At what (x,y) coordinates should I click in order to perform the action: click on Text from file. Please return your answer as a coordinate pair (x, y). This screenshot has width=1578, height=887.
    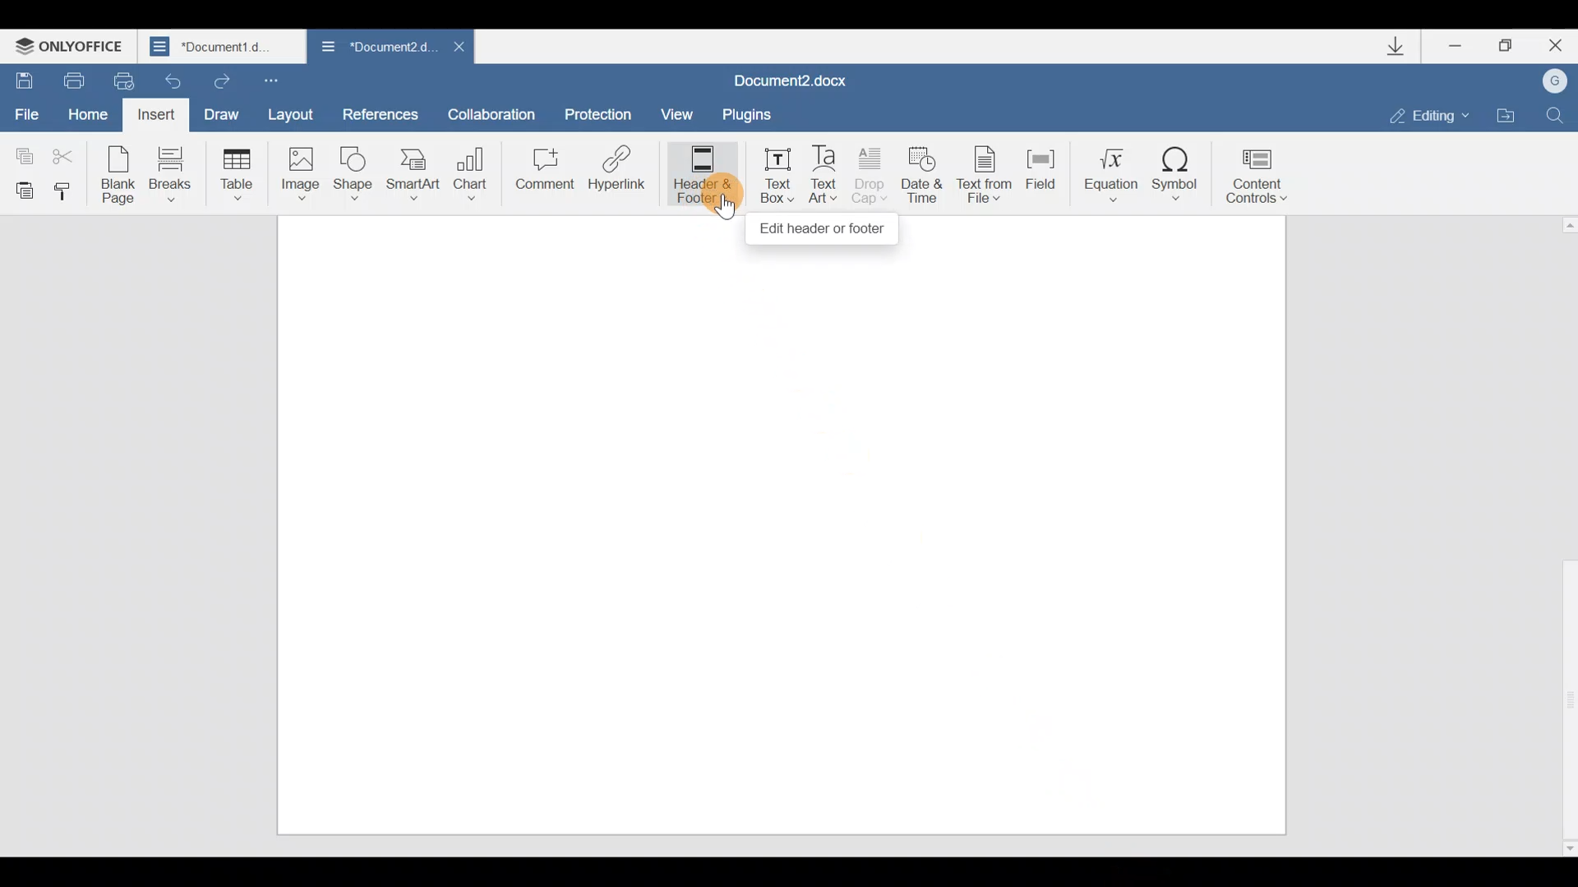
    Looking at the image, I should click on (980, 171).